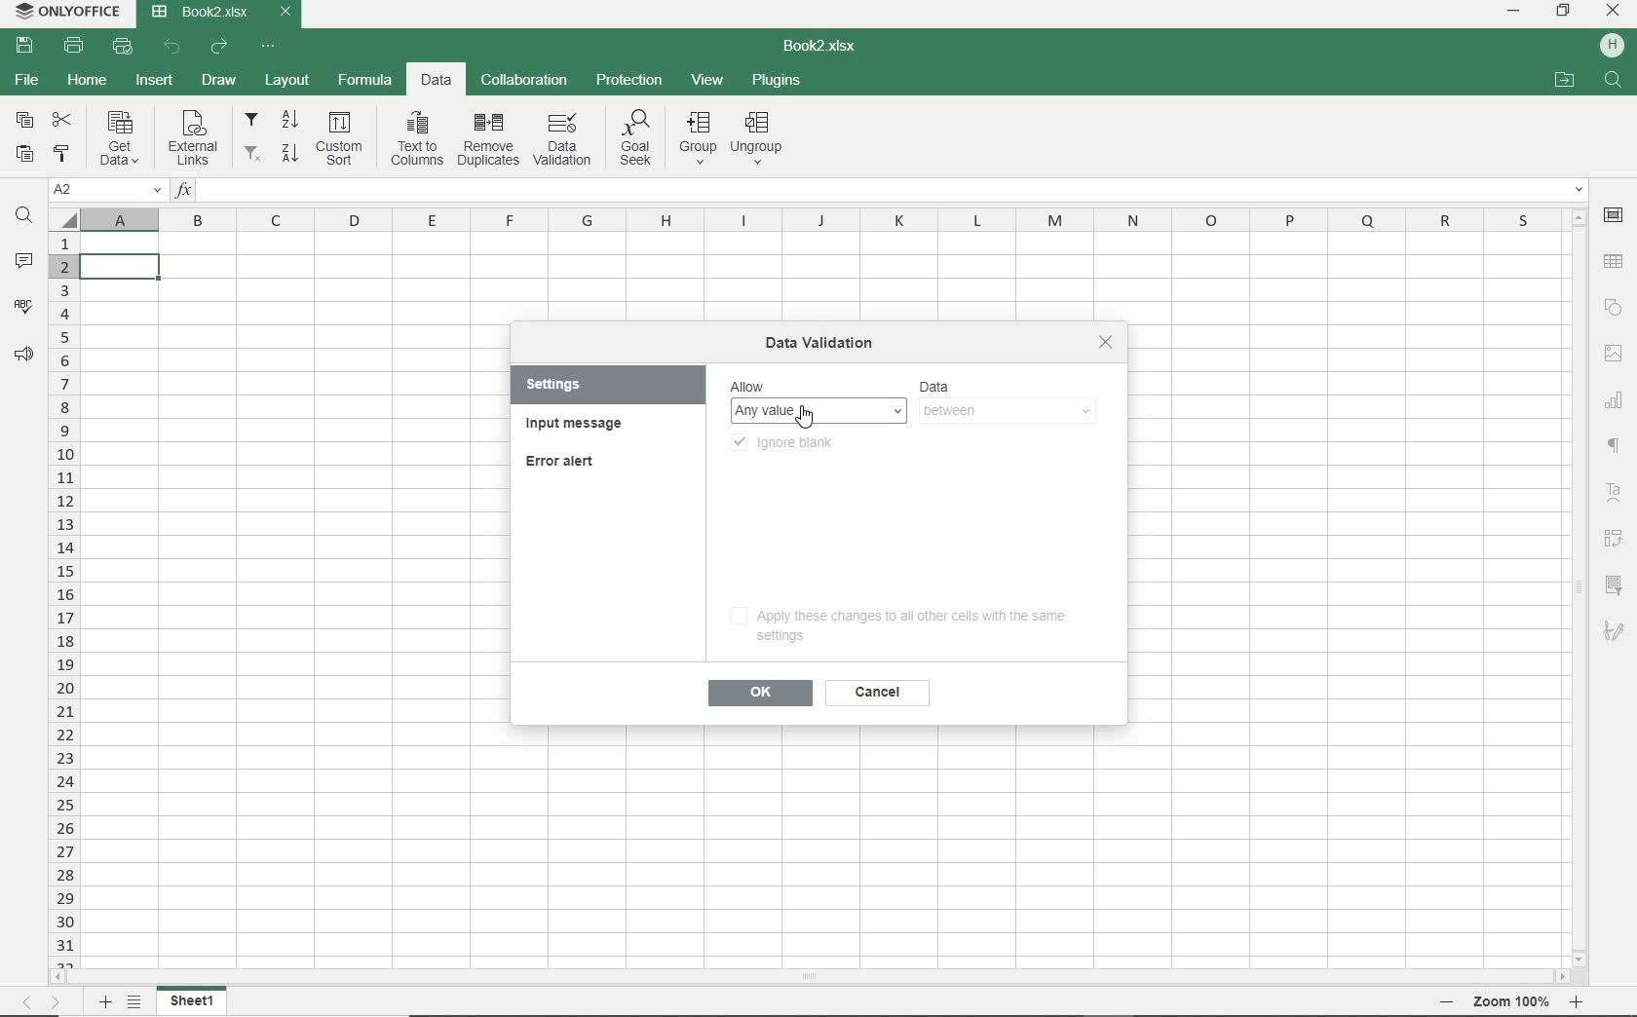 The height and width of the screenshot is (1017, 1637). What do you see at coordinates (342, 138) in the screenshot?
I see `custom sort` at bounding box center [342, 138].